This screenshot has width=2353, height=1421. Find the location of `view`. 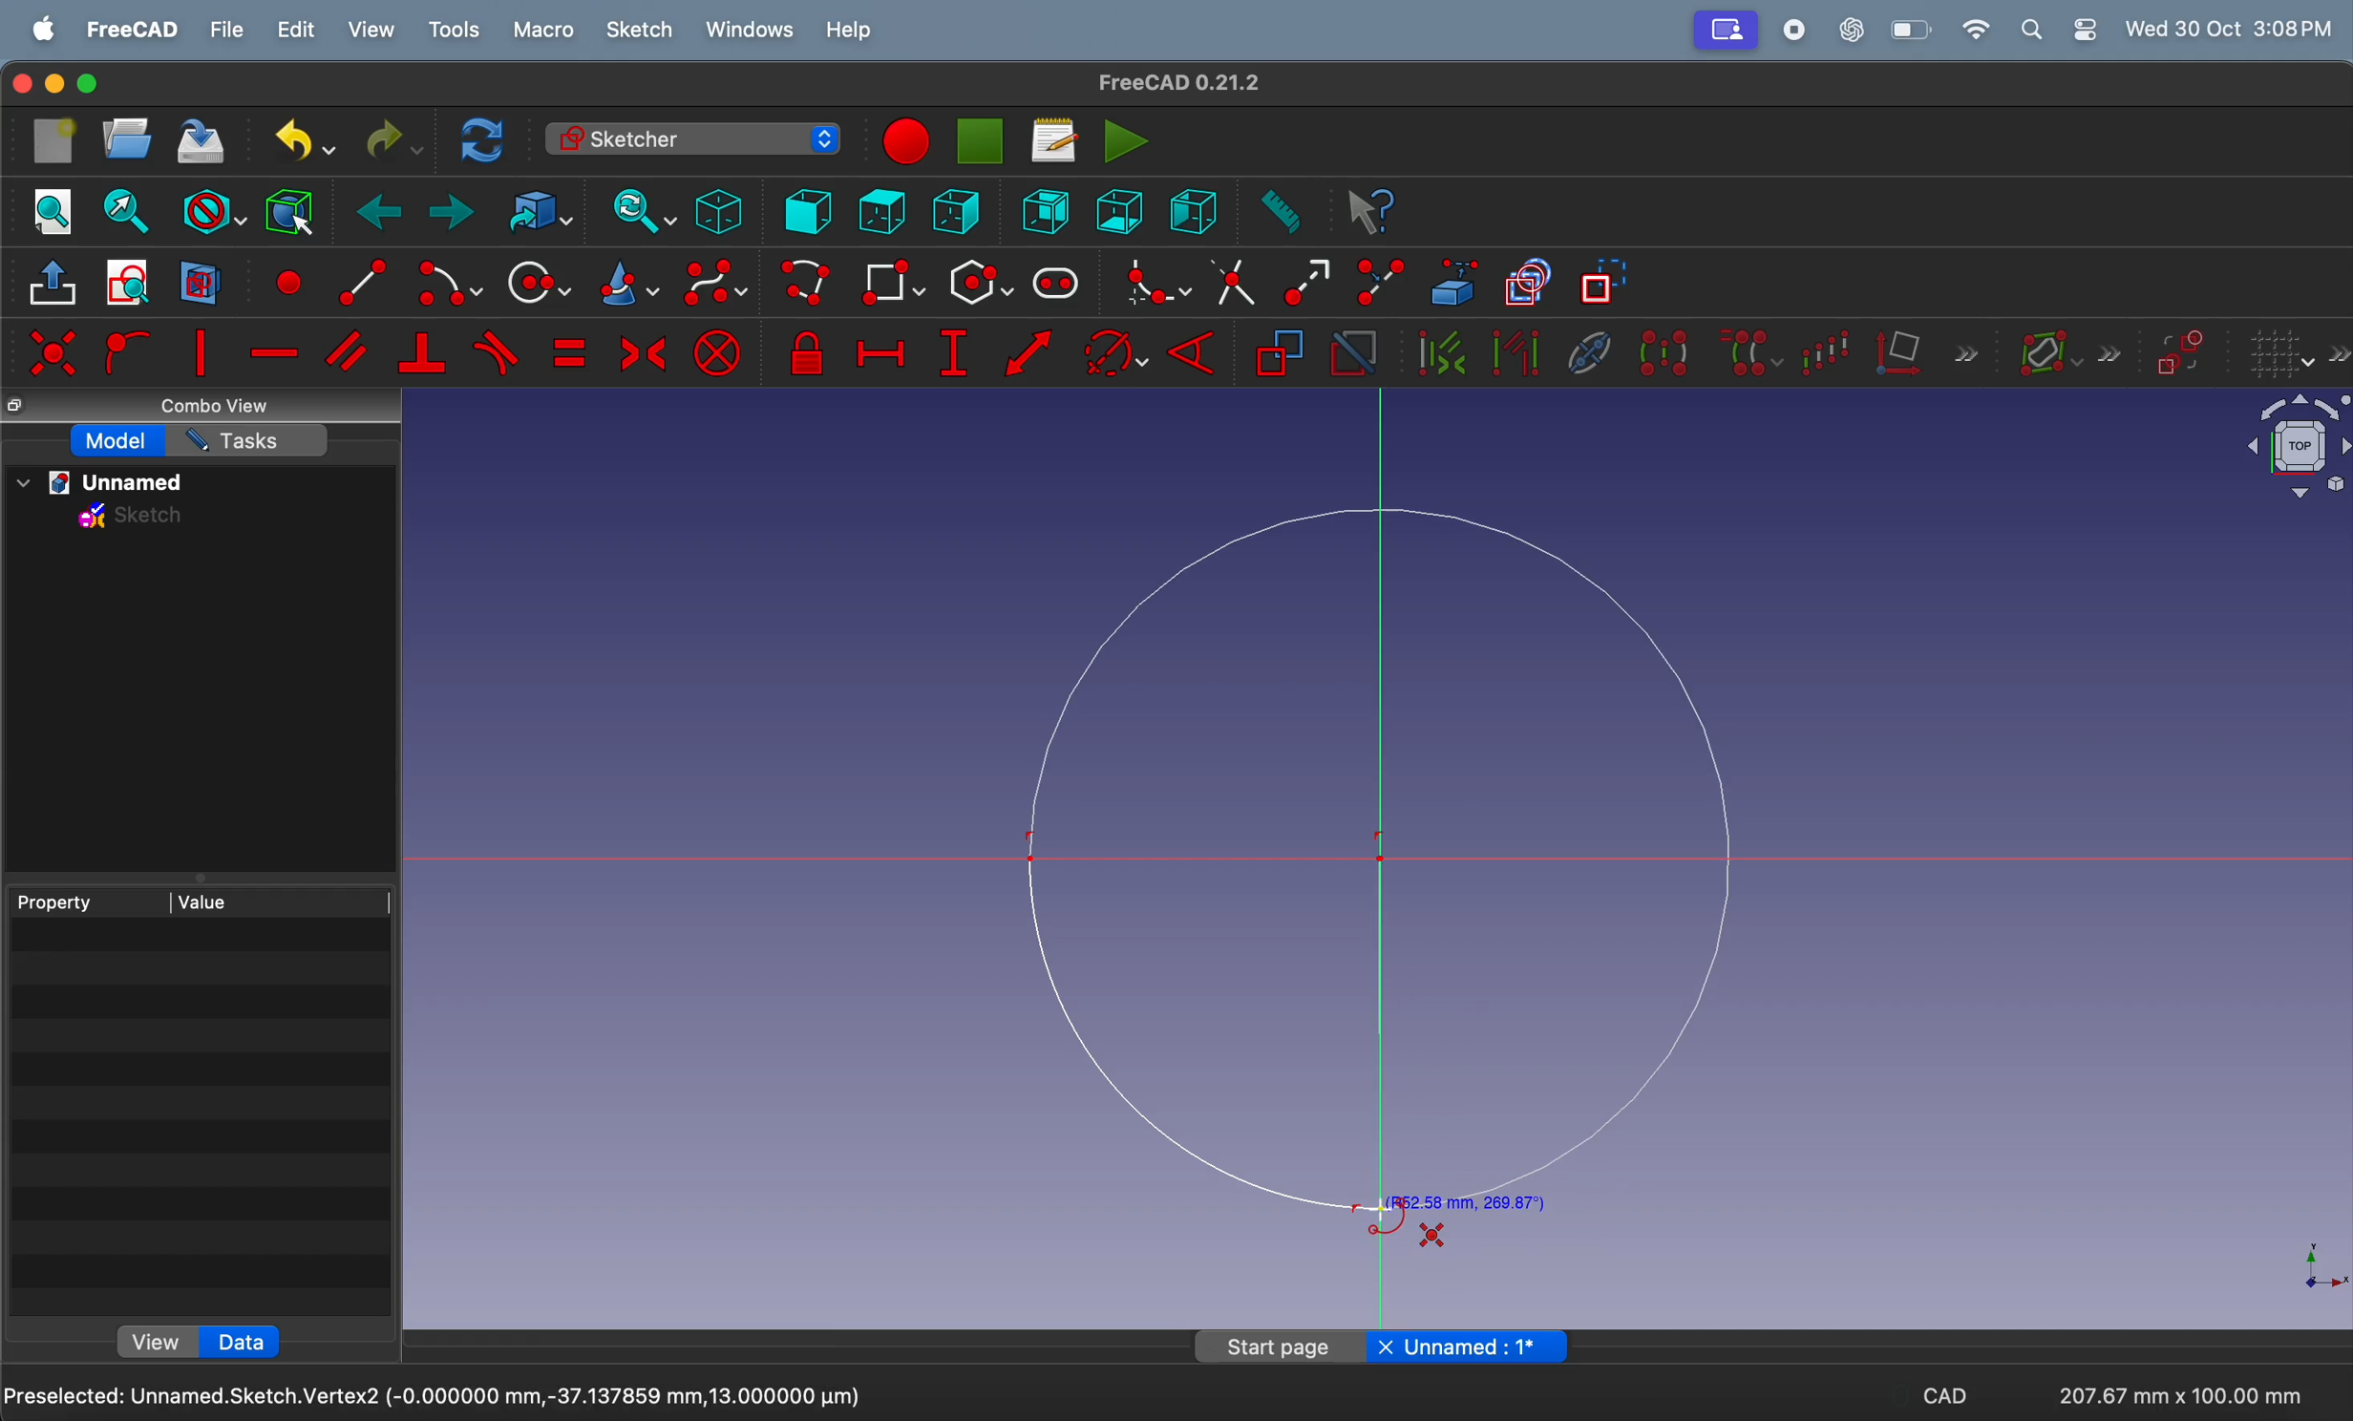

view is located at coordinates (160, 1340).